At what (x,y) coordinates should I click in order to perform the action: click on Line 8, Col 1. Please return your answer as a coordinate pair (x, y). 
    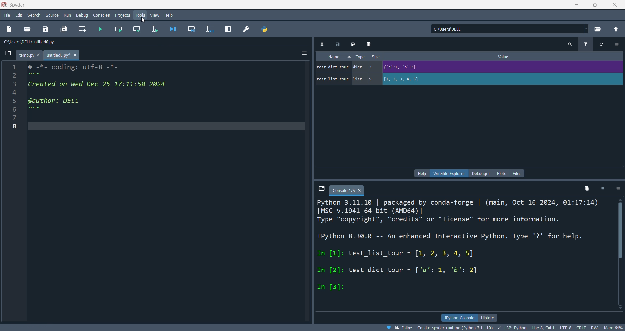
    Looking at the image, I should click on (545, 327).